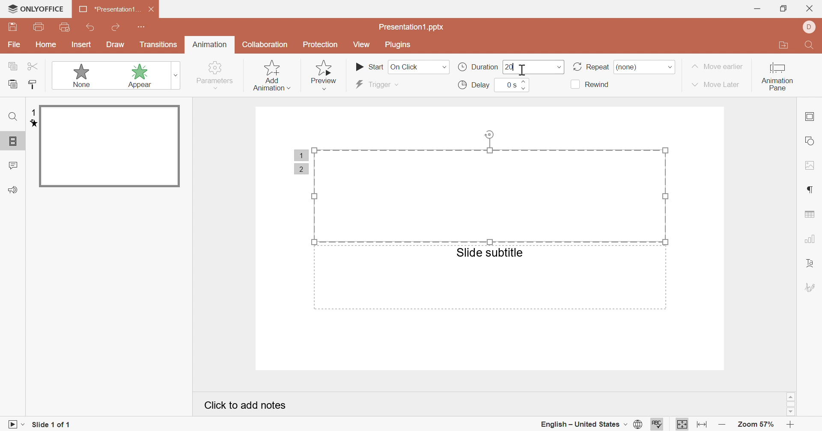 The height and width of the screenshot is (431, 822). What do you see at coordinates (682, 425) in the screenshot?
I see `fit to page` at bounding box center [682, 425].